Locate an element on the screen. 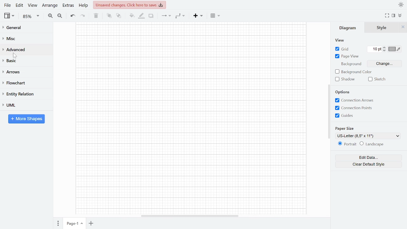 This screenshot has width=407, height=229. 10 GRid pt is located at coordinates (376, 49).